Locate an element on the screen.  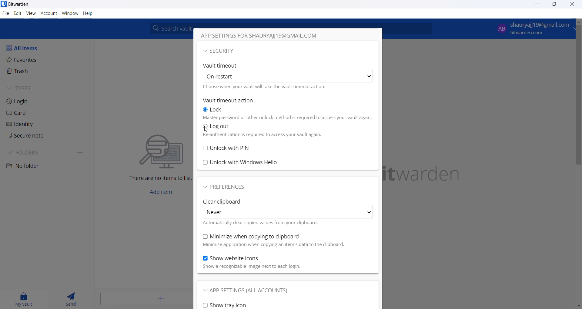
security  is located at coordinates (229, 51).